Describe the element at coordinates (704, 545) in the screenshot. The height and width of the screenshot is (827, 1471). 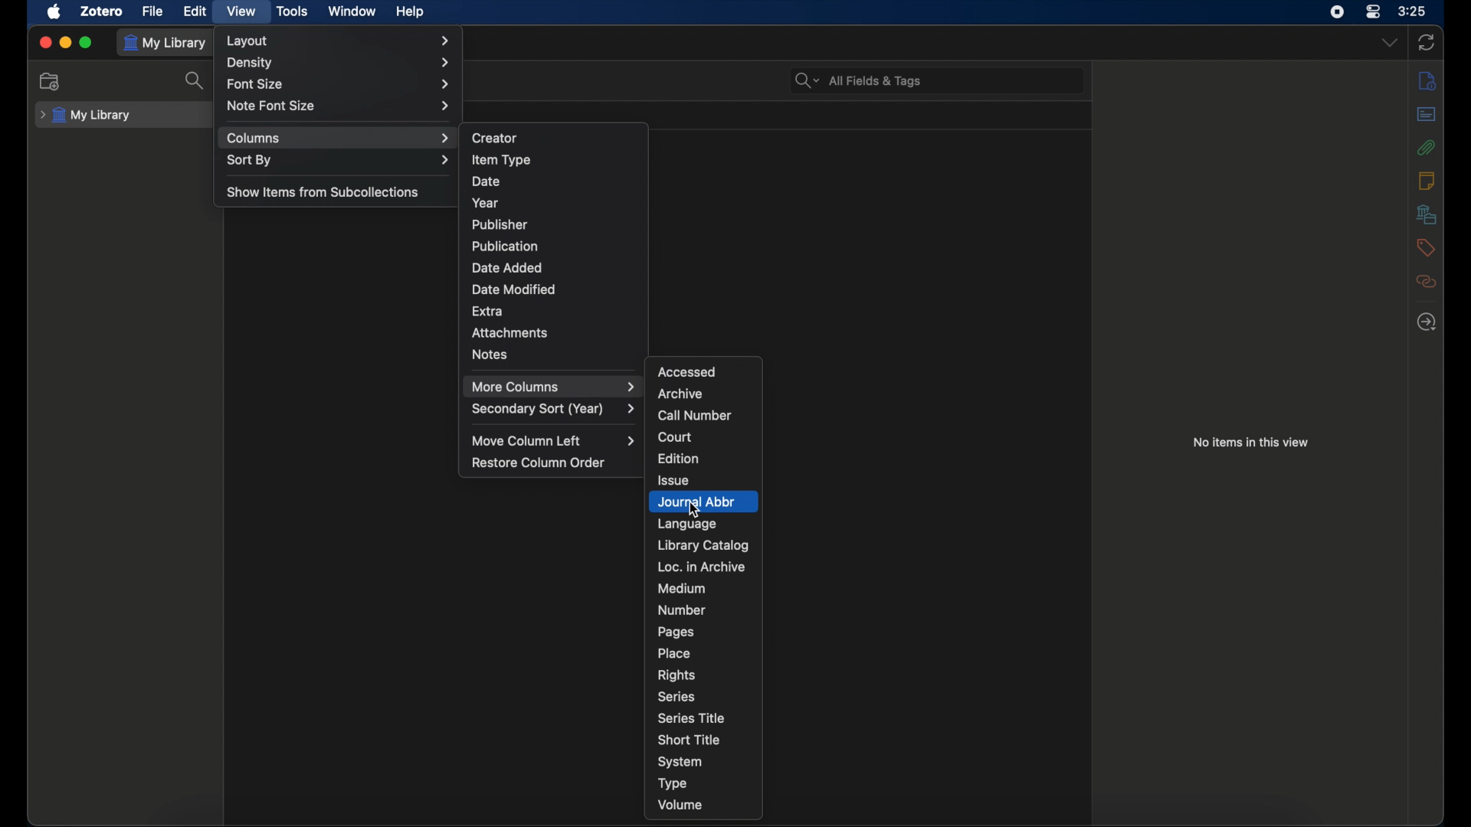
I see `library catalog` at that location.